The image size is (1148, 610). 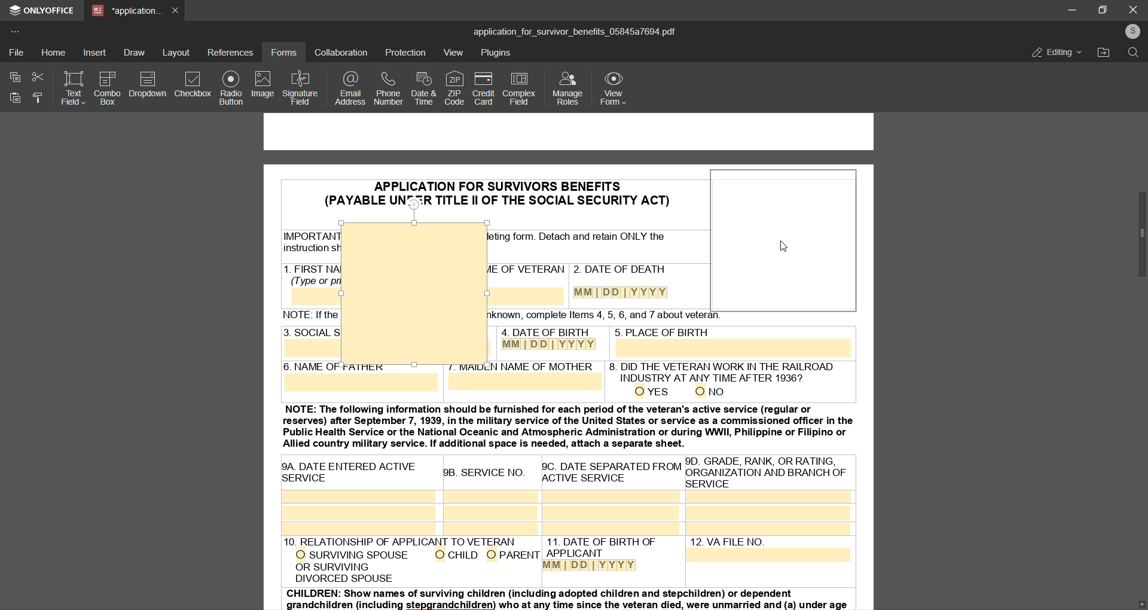 What do you see at coordinates (126, 11) in the screenshot?
I see `tab name` at bounding box center [126, 11].